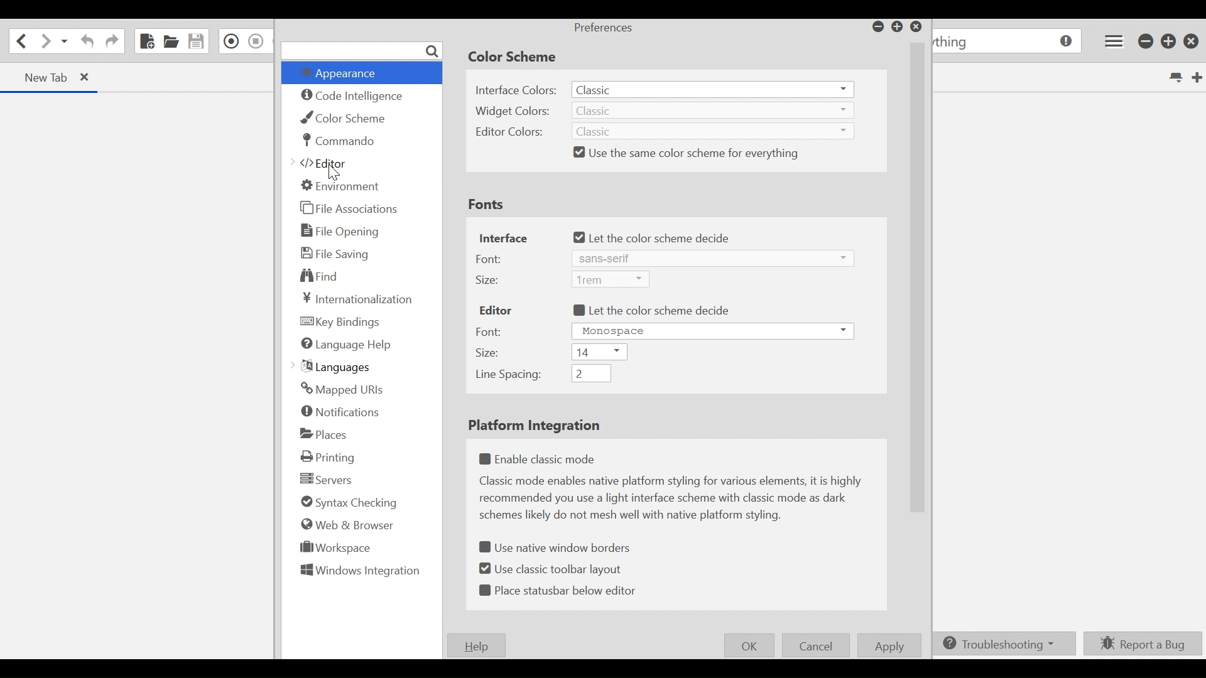  I want to click on Line spacing dropdown menu, so click(593, 374).